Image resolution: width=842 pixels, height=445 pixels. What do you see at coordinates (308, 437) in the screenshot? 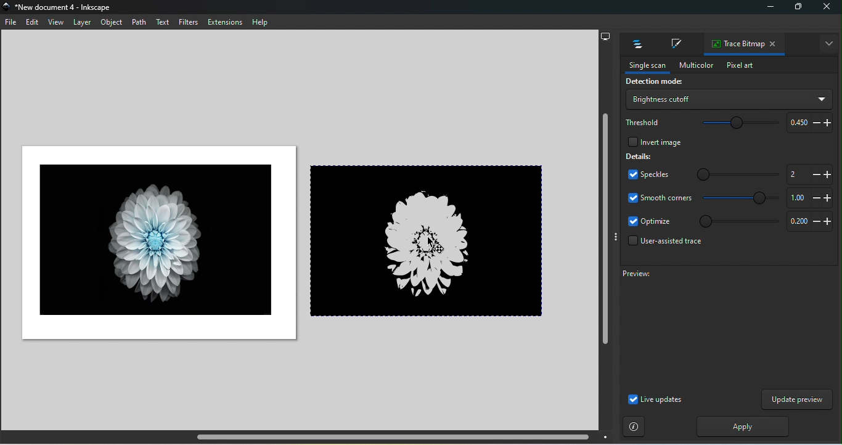
I see `Horizontal scroll bar` at bounding box center [308, 437].